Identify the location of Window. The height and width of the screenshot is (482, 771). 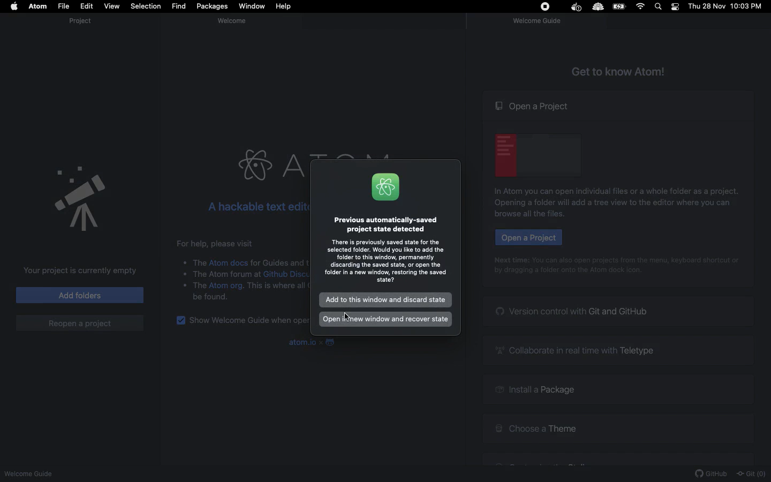
(252, 6).